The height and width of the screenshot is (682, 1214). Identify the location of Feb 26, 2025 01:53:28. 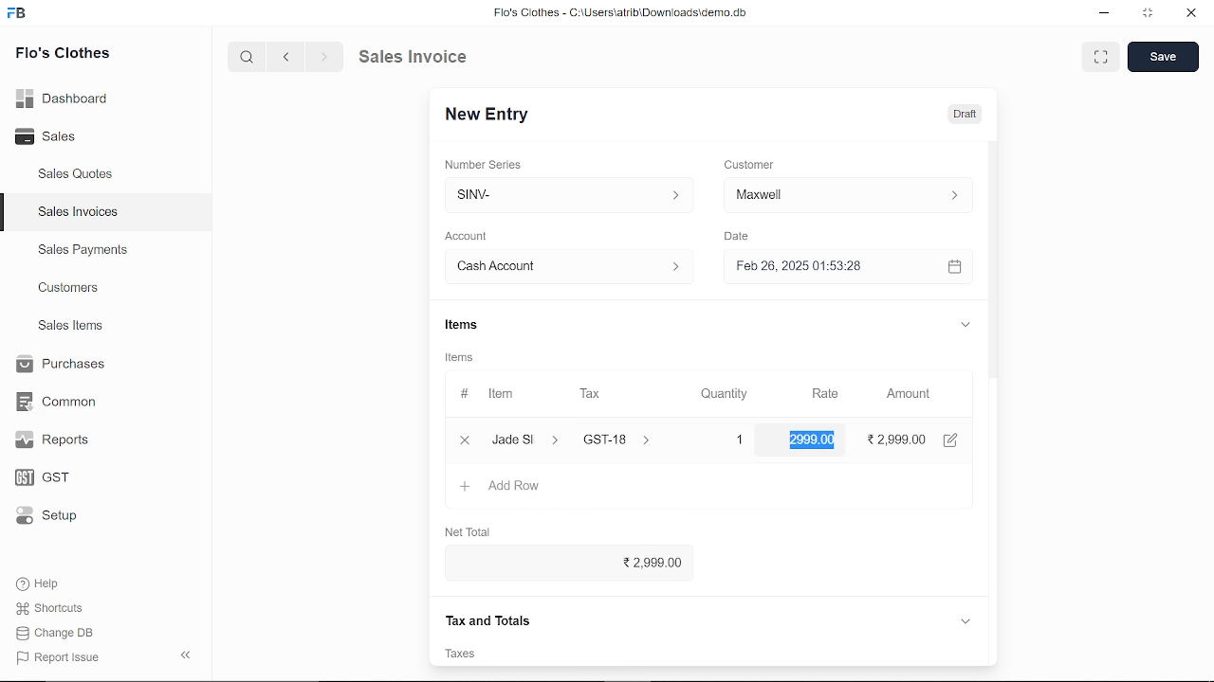
(825, 267).